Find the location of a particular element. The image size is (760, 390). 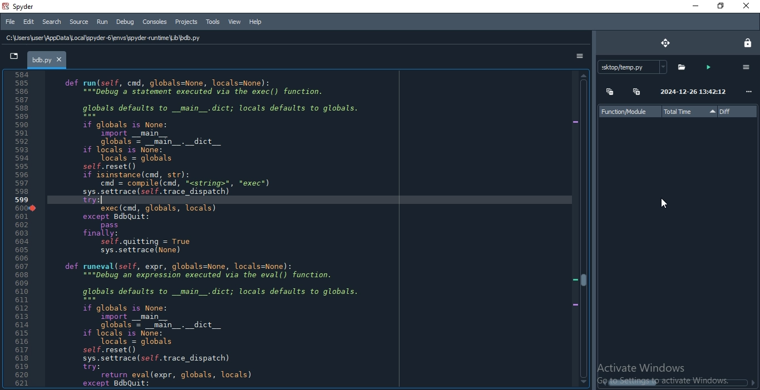

spyder is located at coordinates (26, 6).